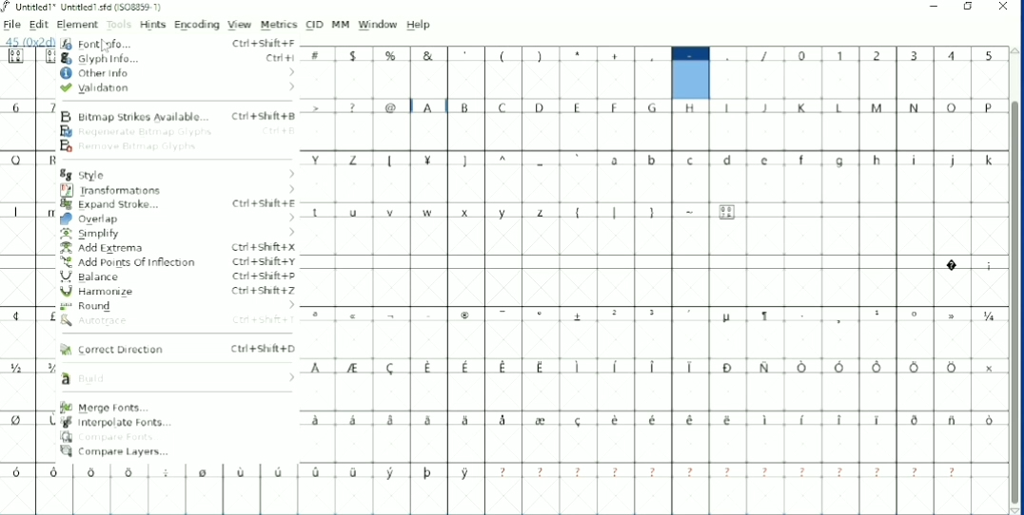  I want to click on Tools, so click(119, 26).